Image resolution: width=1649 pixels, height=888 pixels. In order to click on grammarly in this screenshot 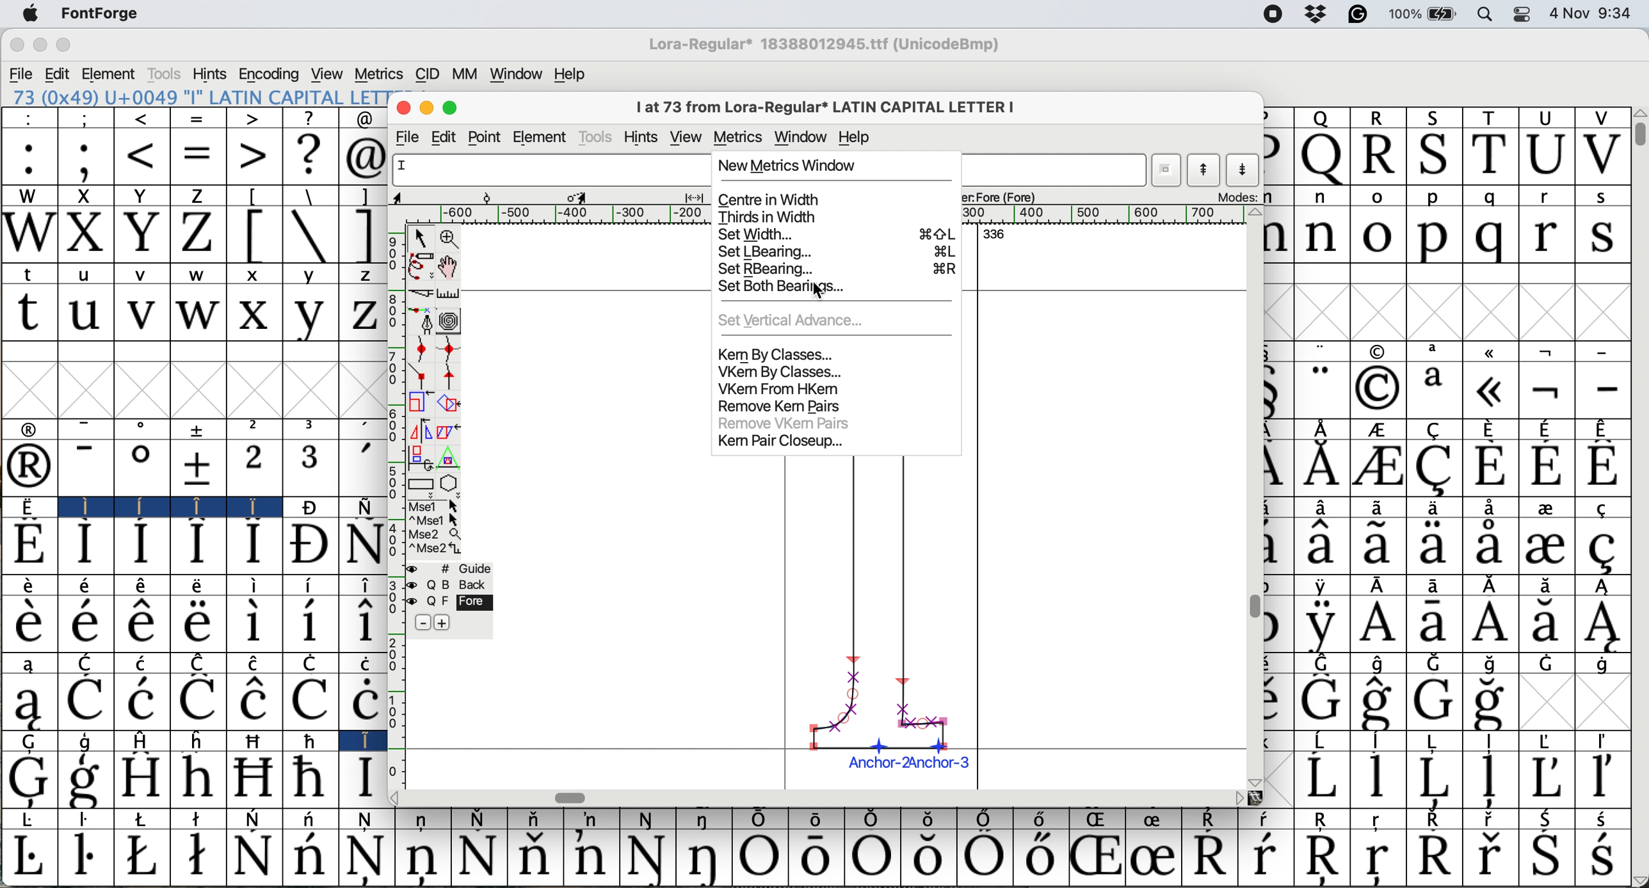, I will do `click(1363, 15)`.